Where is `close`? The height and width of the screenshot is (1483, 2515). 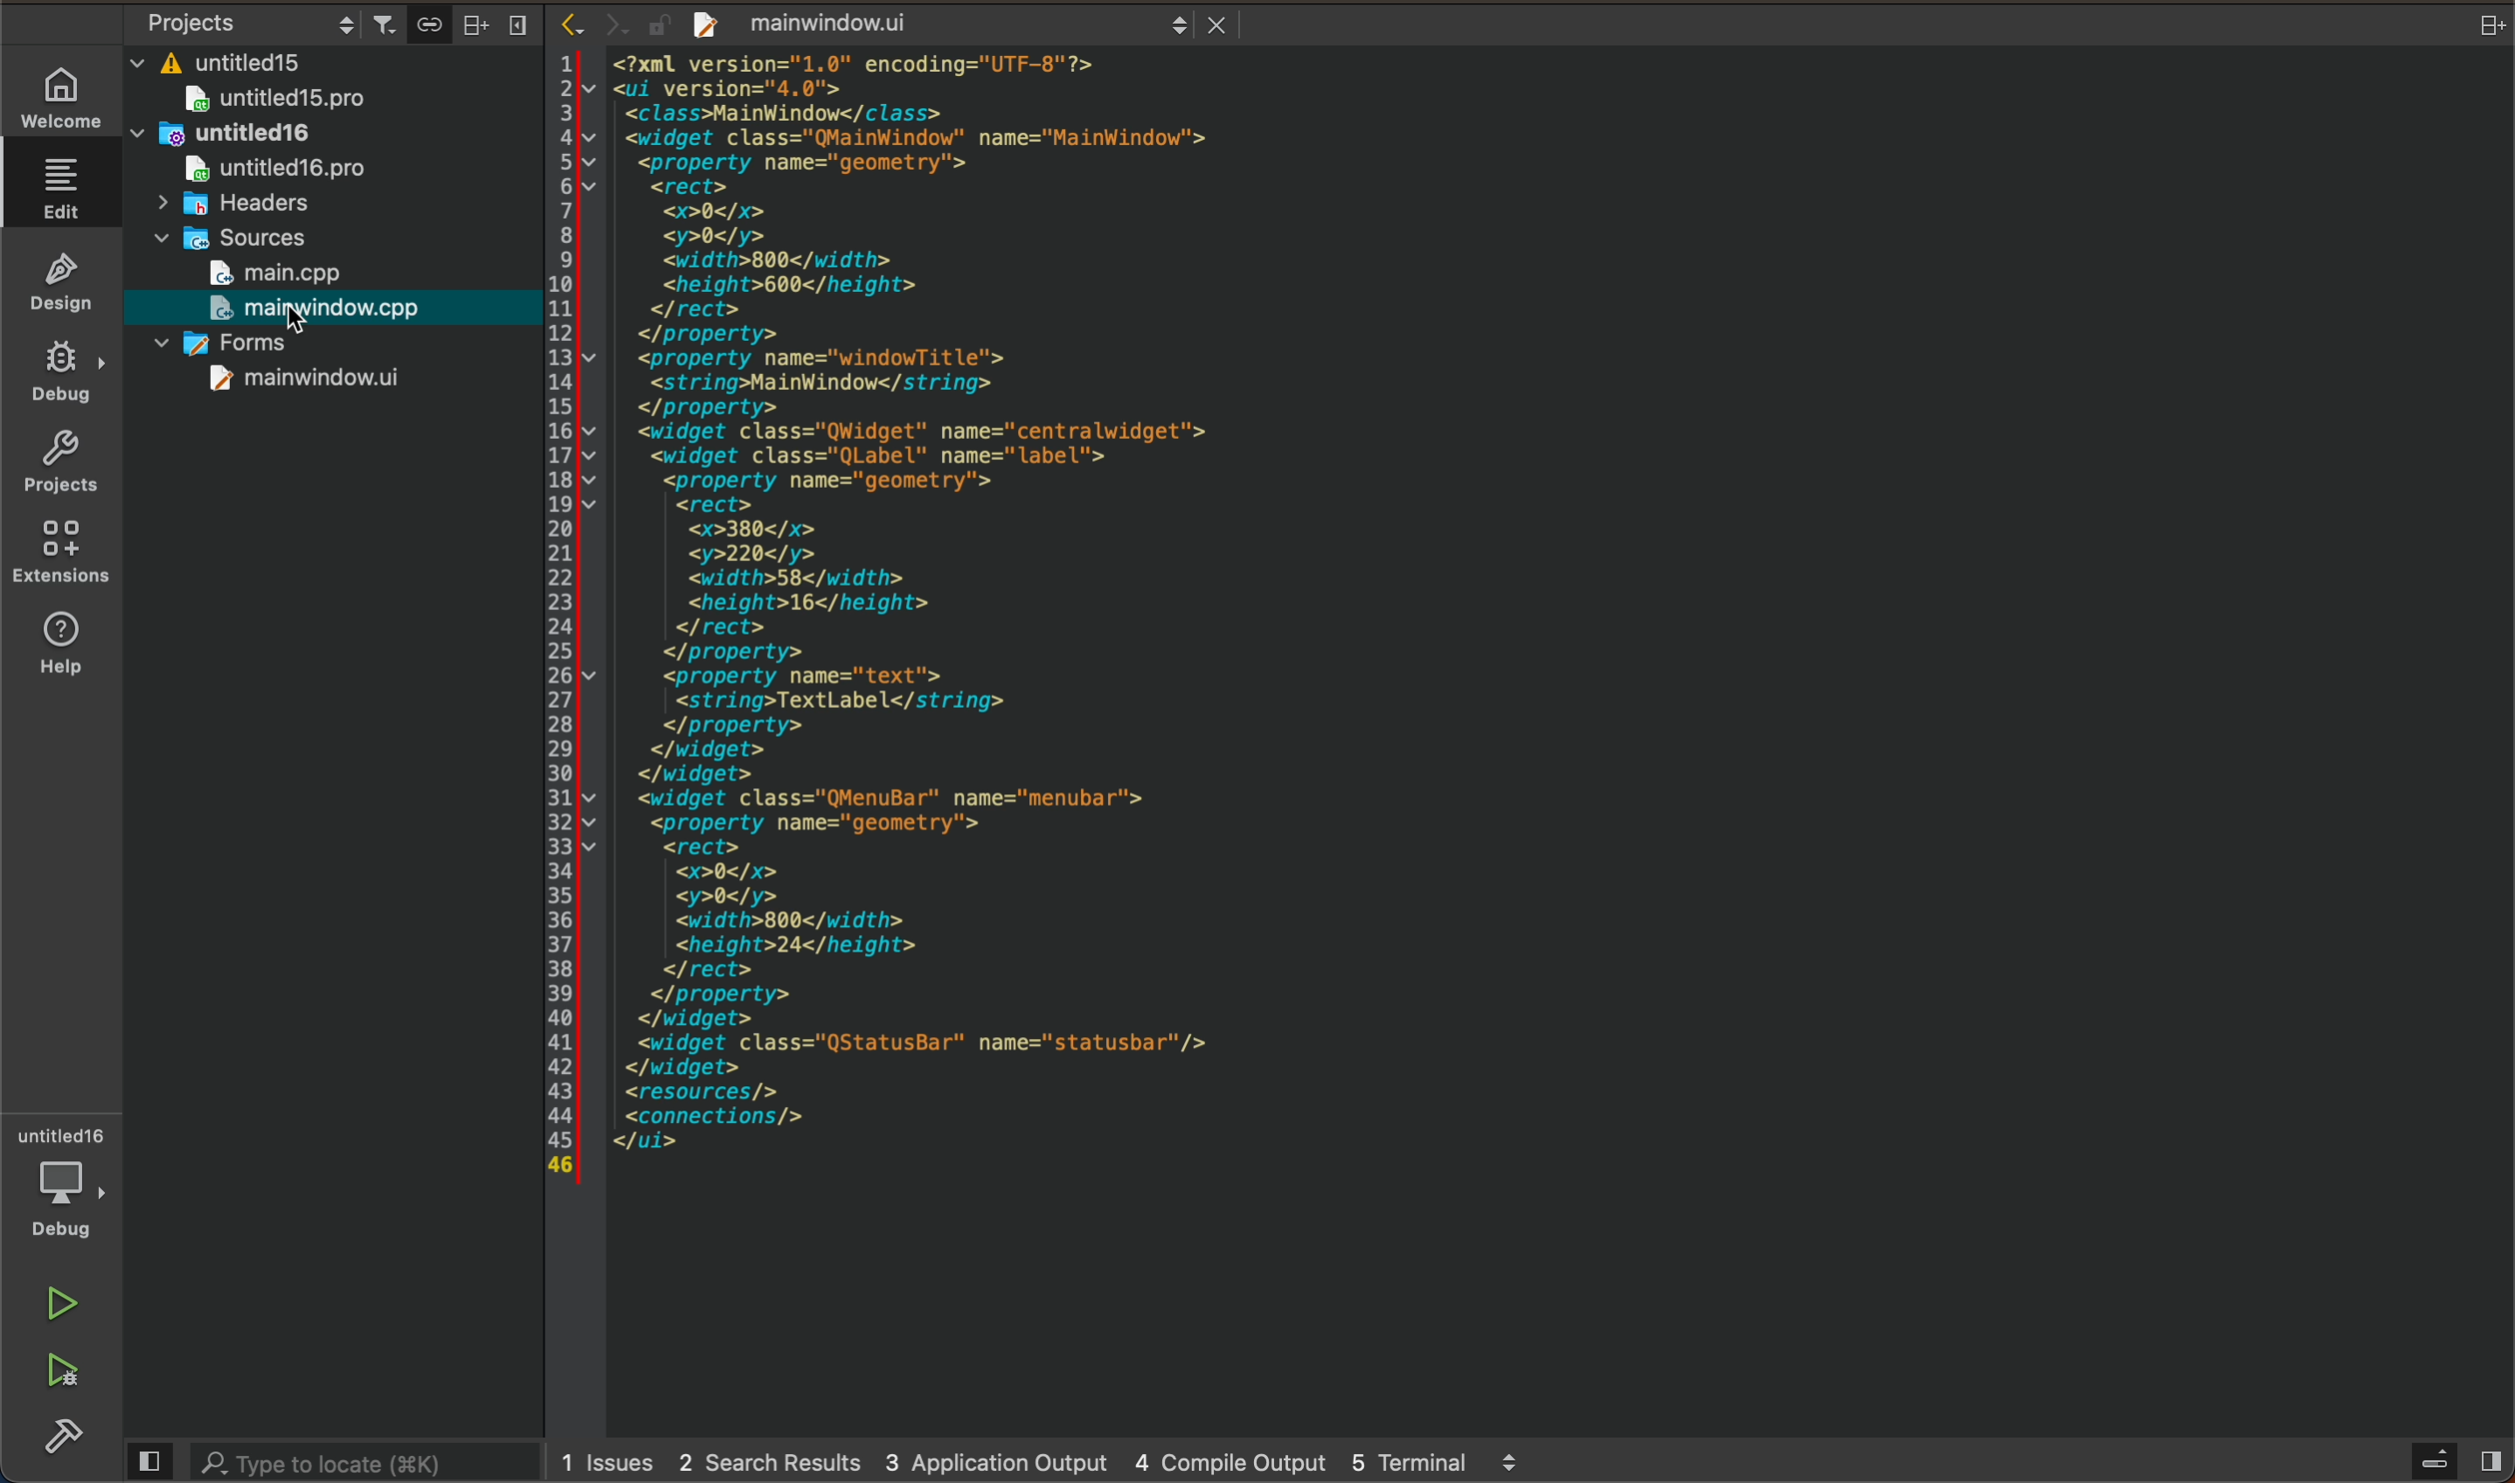
close is located at coordinates (1220, 23).